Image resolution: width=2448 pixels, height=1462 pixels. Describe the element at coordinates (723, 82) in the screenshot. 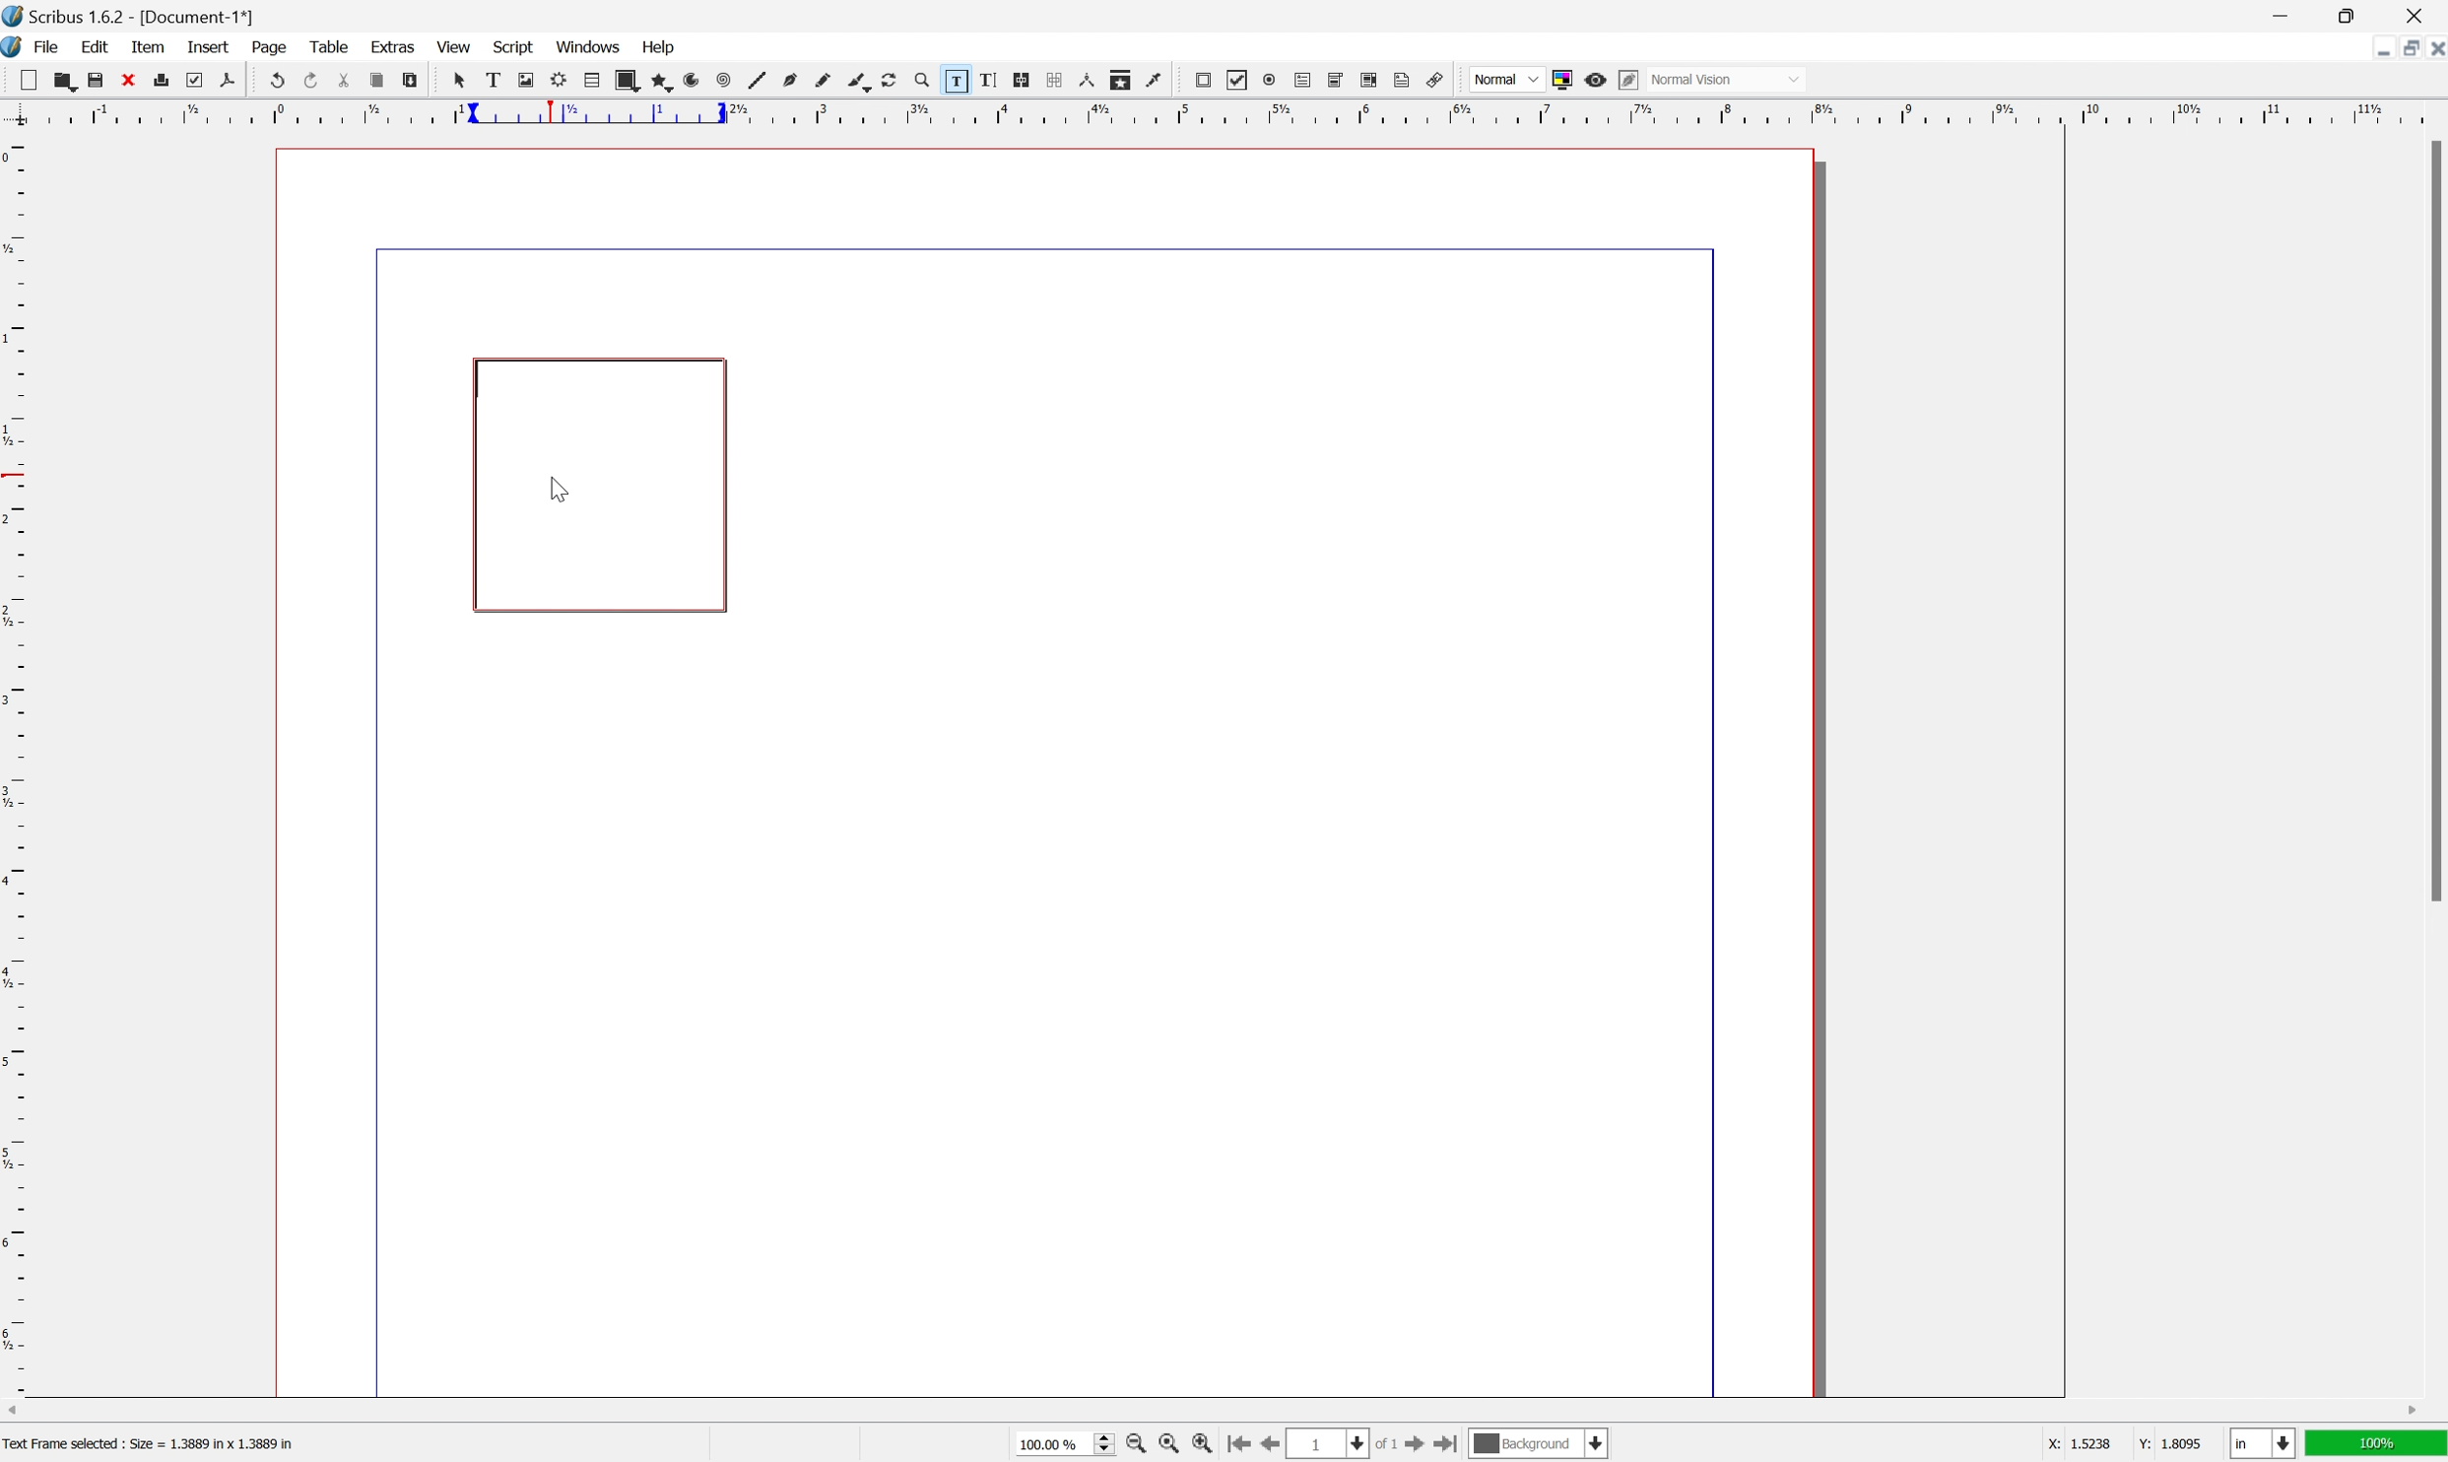

I see `spiral` at that location.